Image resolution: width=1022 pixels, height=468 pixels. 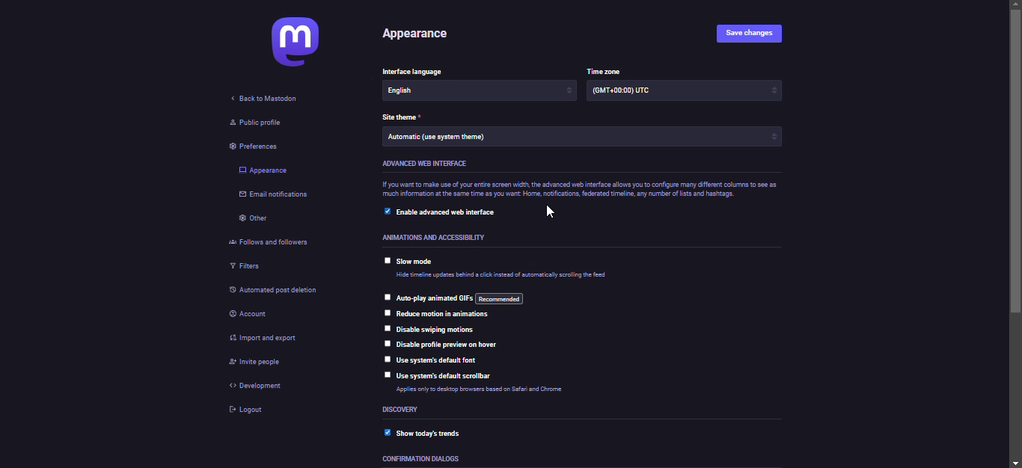 I want to click on development, so click(x=257, y=388).